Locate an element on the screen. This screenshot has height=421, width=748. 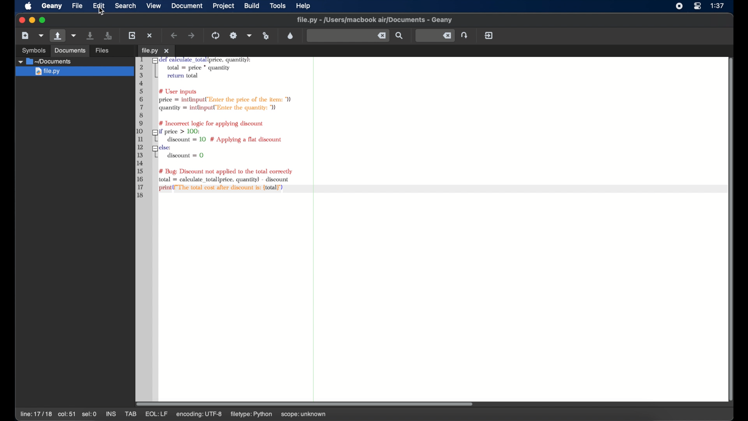
maximize is located at coordinates (44, 20).